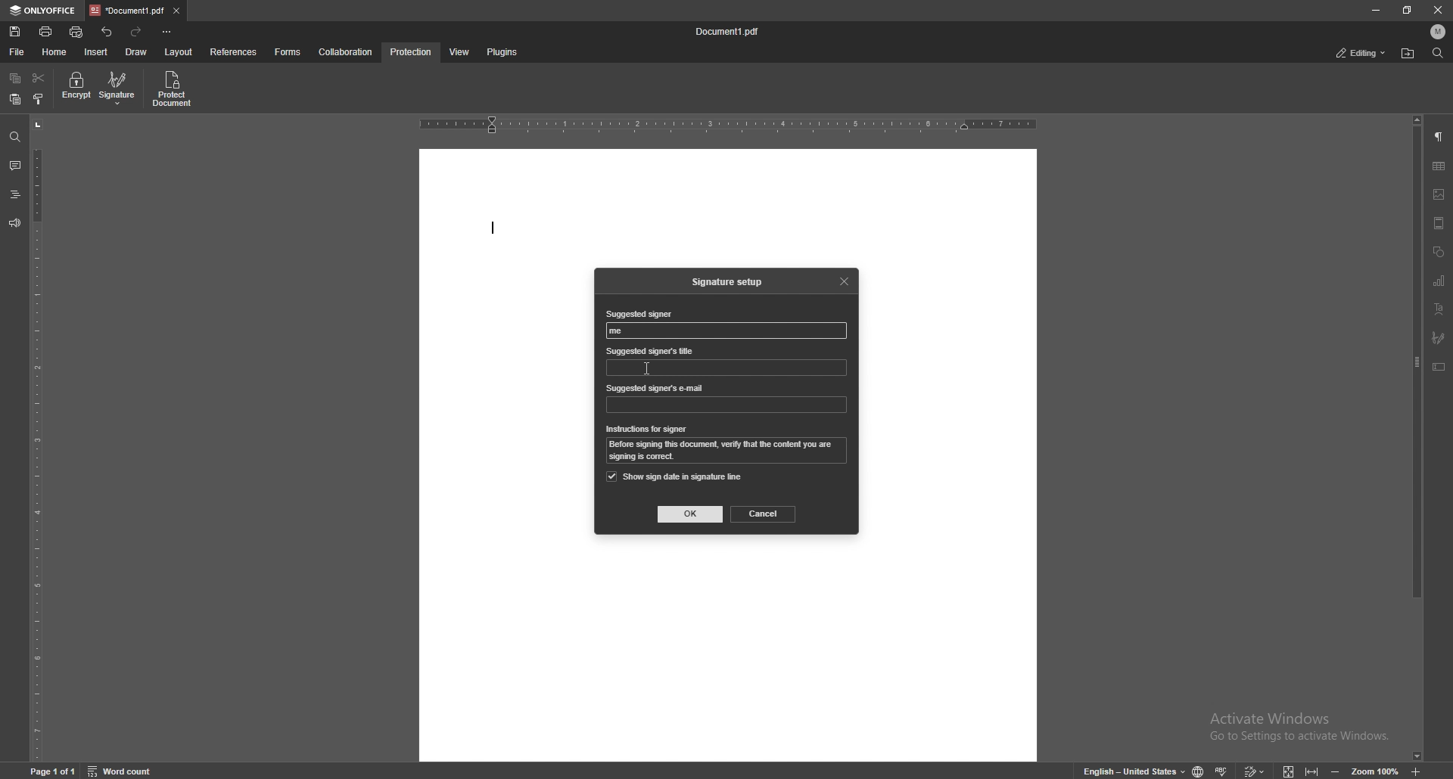 The height and width of the screenshot is (779, 1453). What do you see at coordinates (177, 10) in the screenshot?
I see `close tab` at bounding box center [177, 10].